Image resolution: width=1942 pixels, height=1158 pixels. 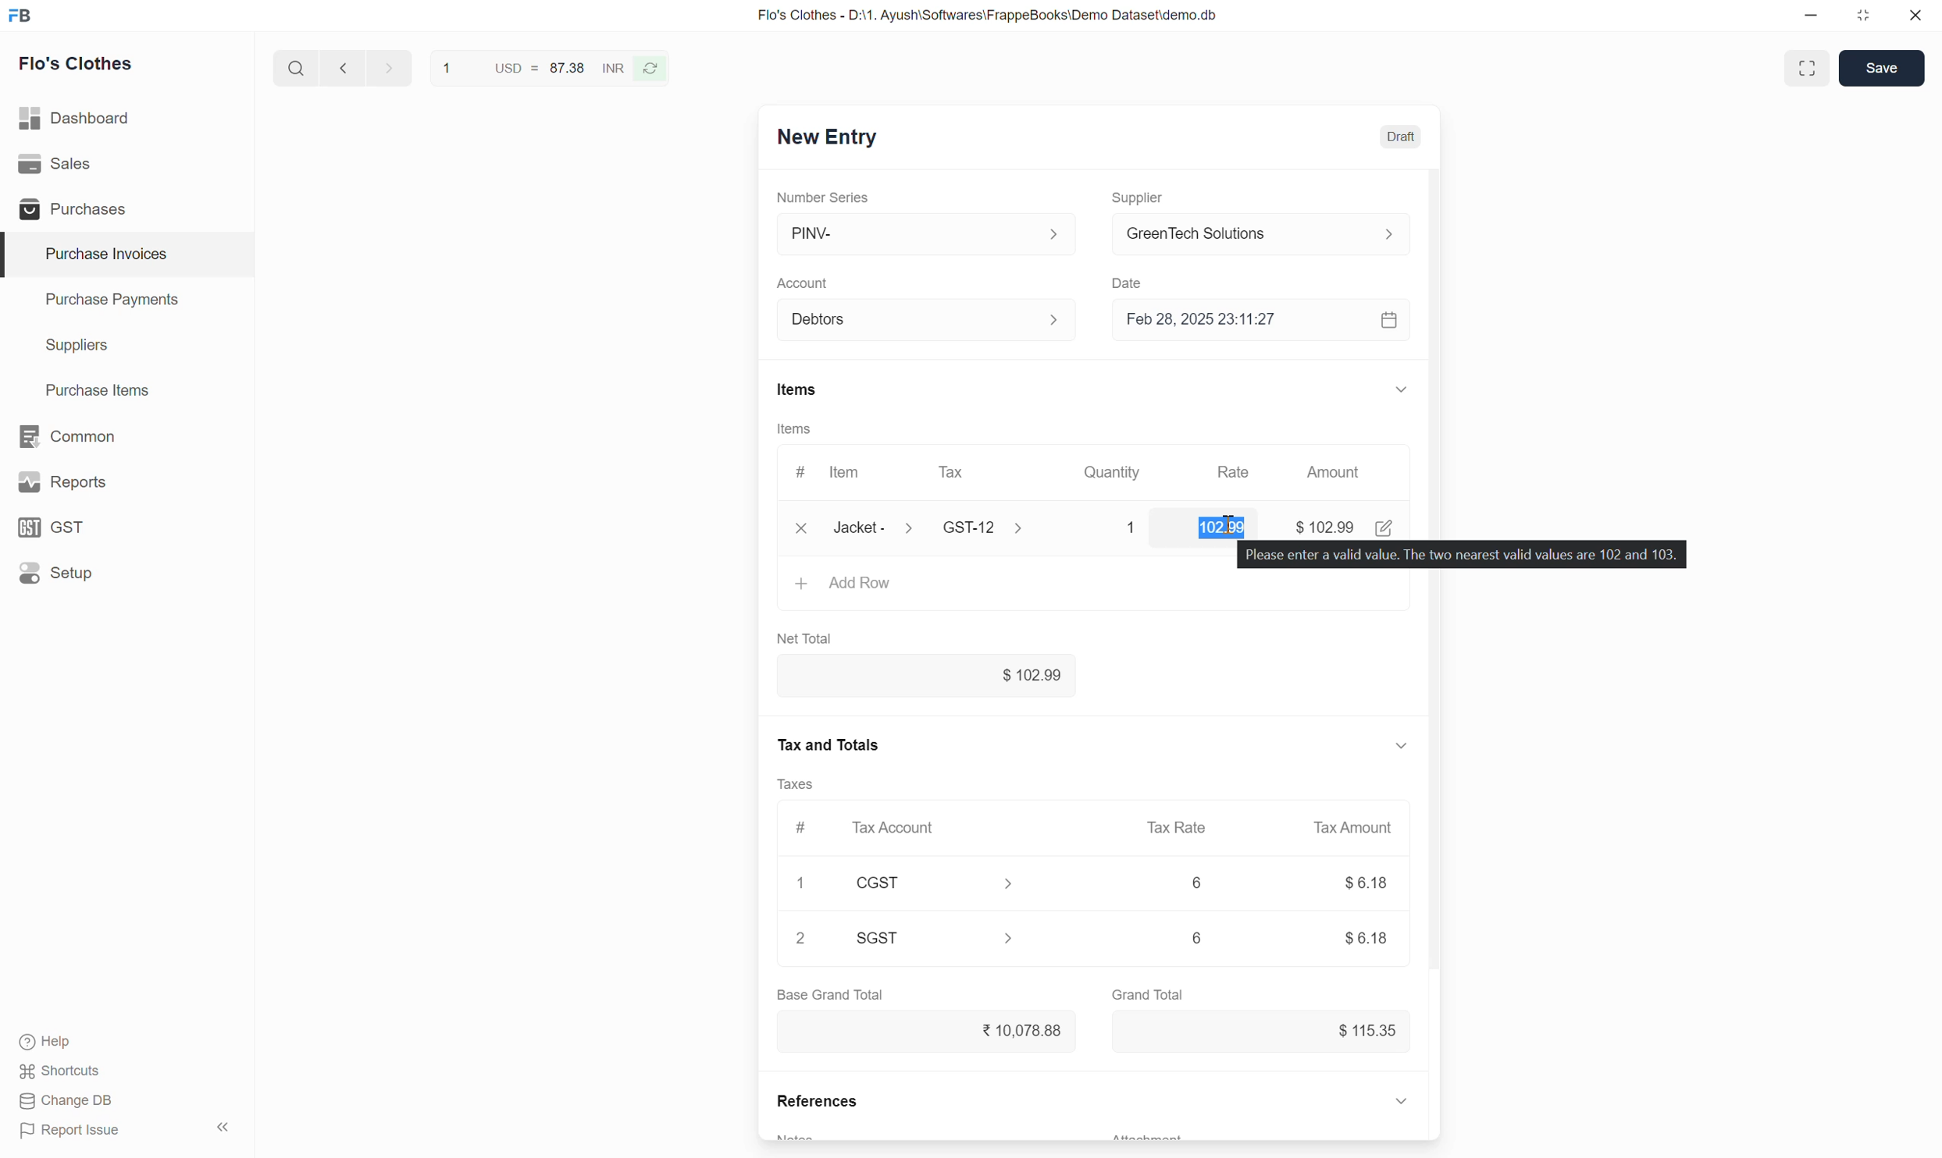 What do you see at coordinates (1197, 882) in the screenshot?
I see `6` at bounding box center [1197, 882].